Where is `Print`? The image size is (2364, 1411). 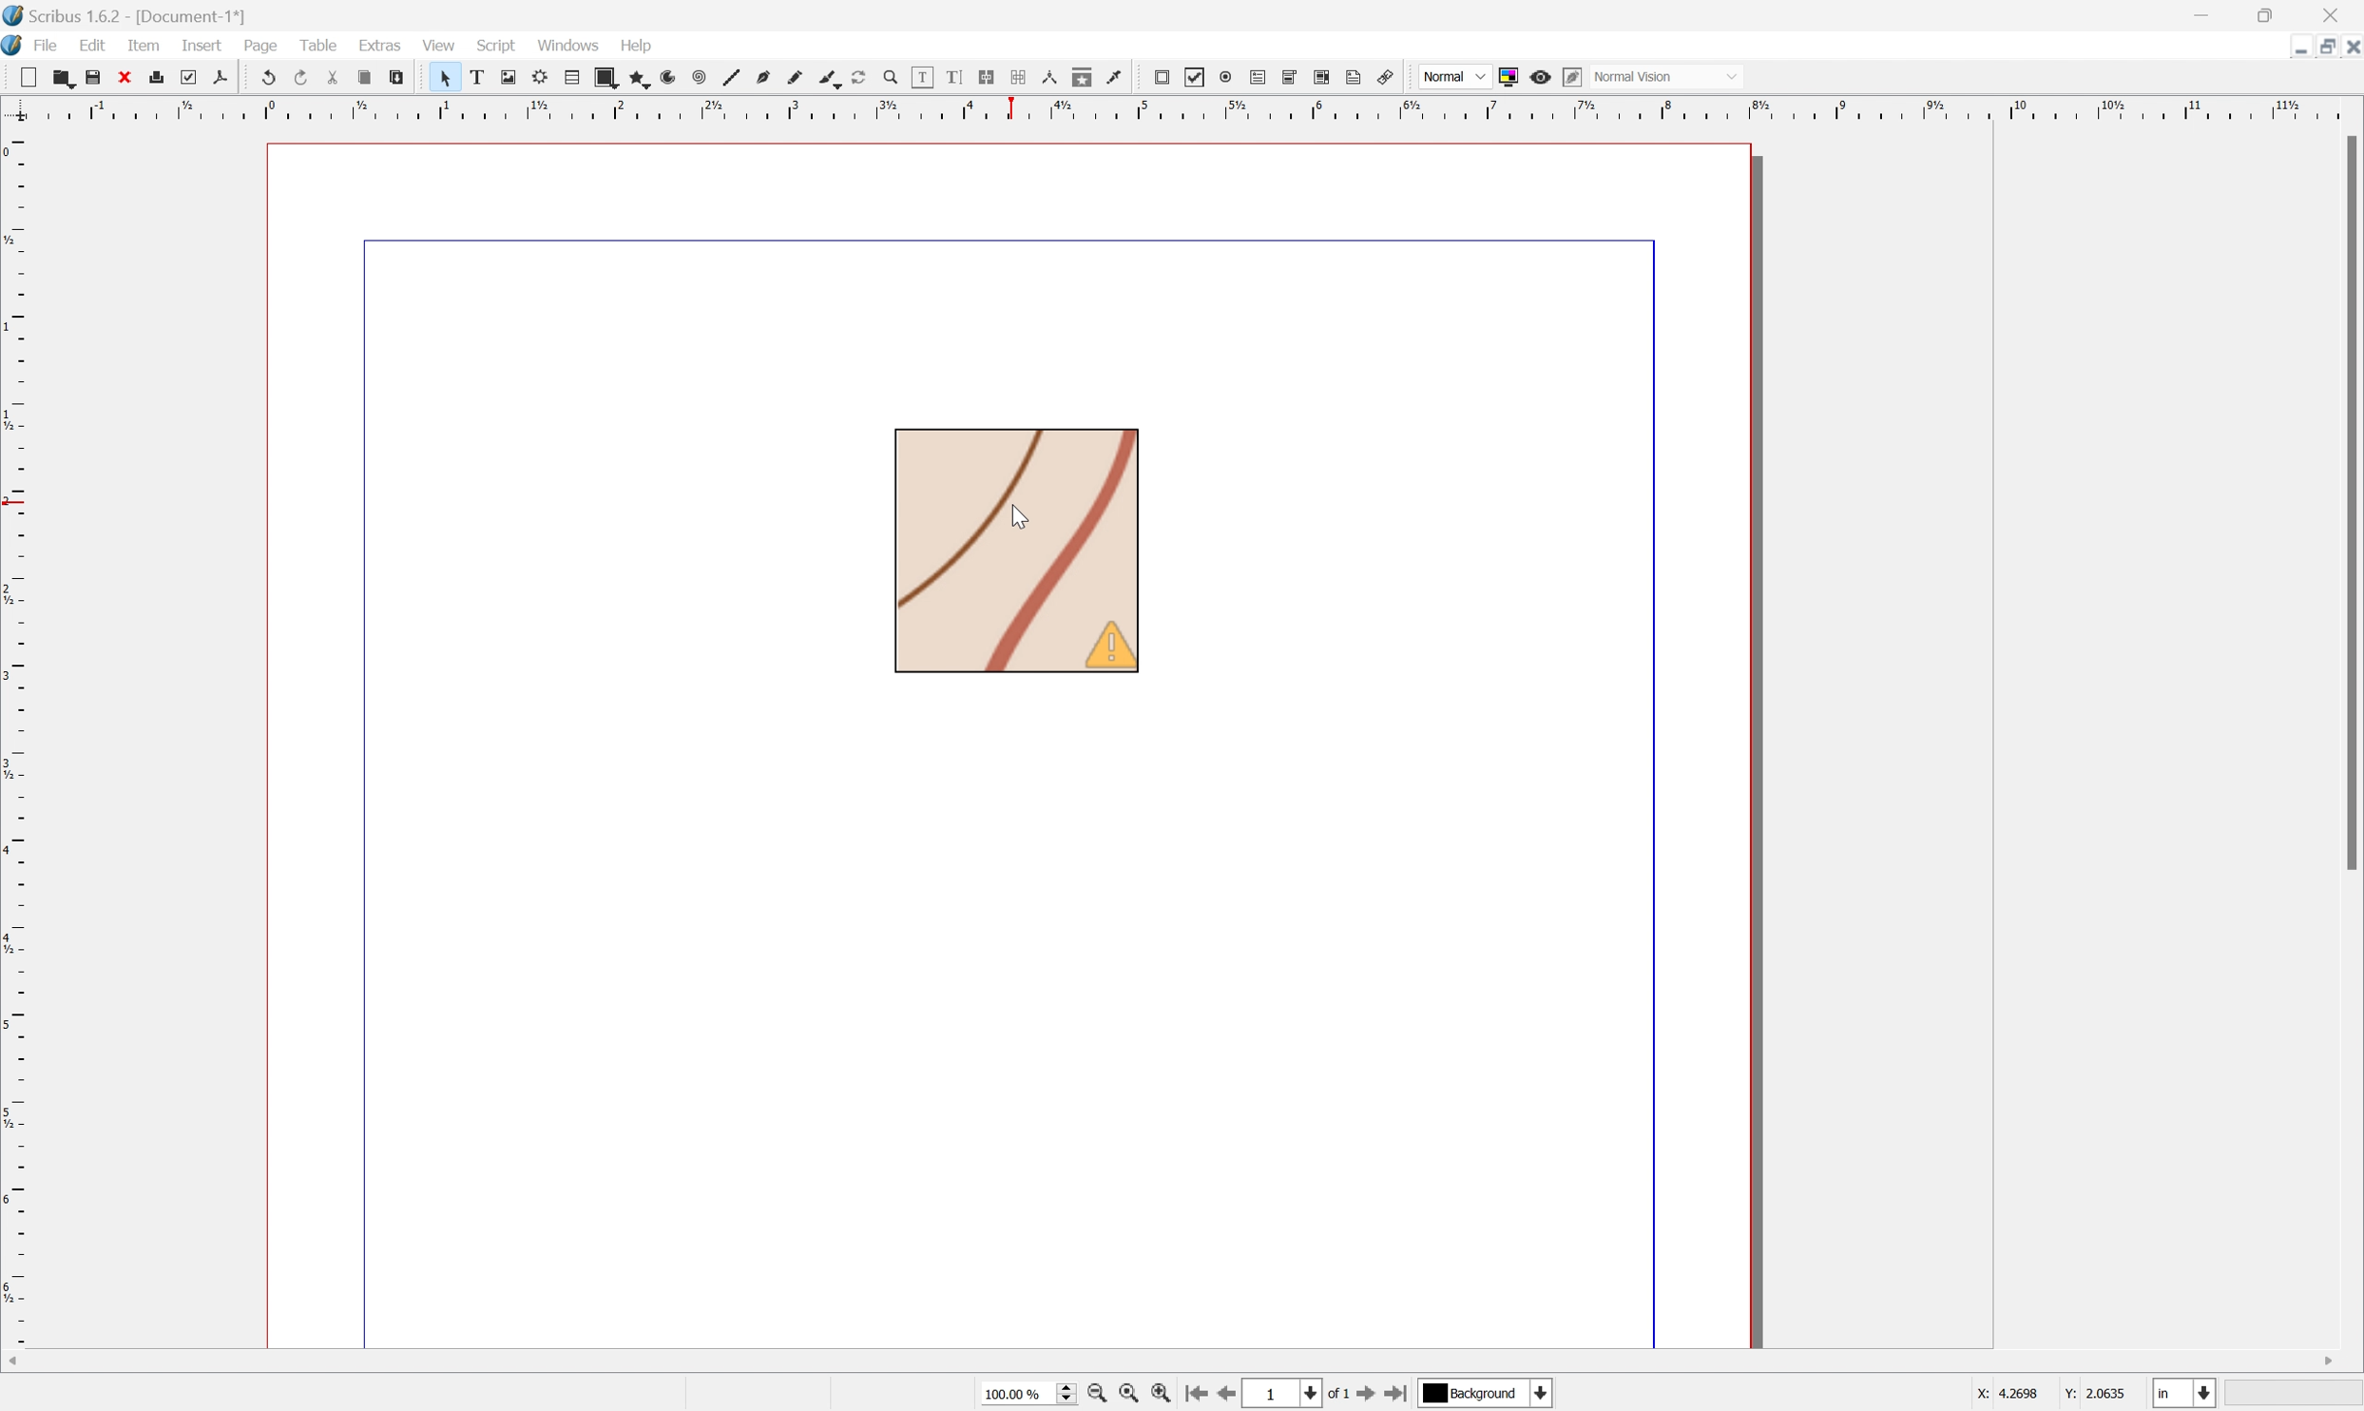
Print is located at coordinates (163, 77).